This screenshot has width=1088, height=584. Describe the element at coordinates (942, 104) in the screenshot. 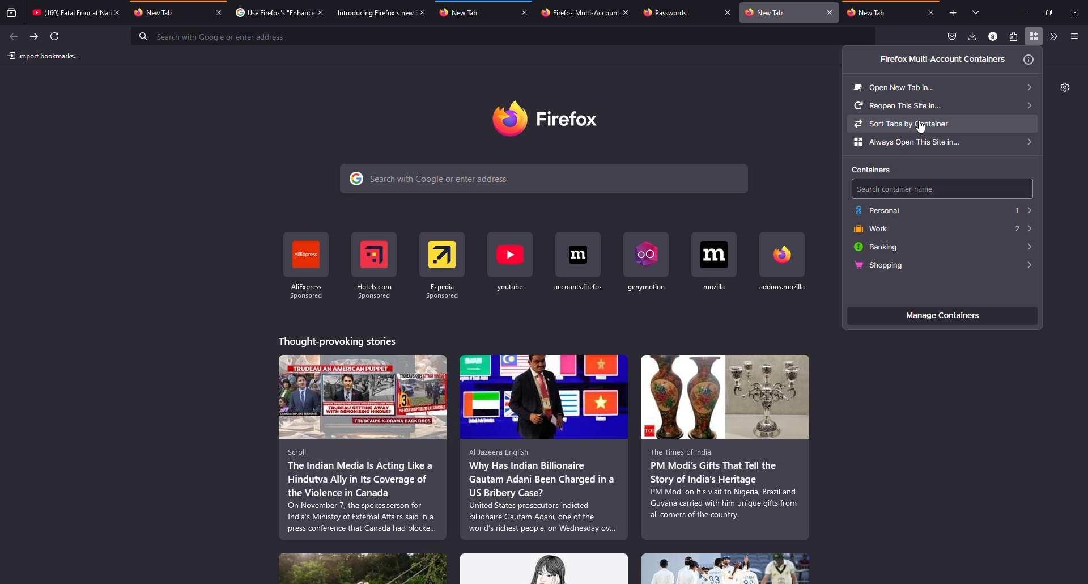

I see `reopen this site in` at that location.